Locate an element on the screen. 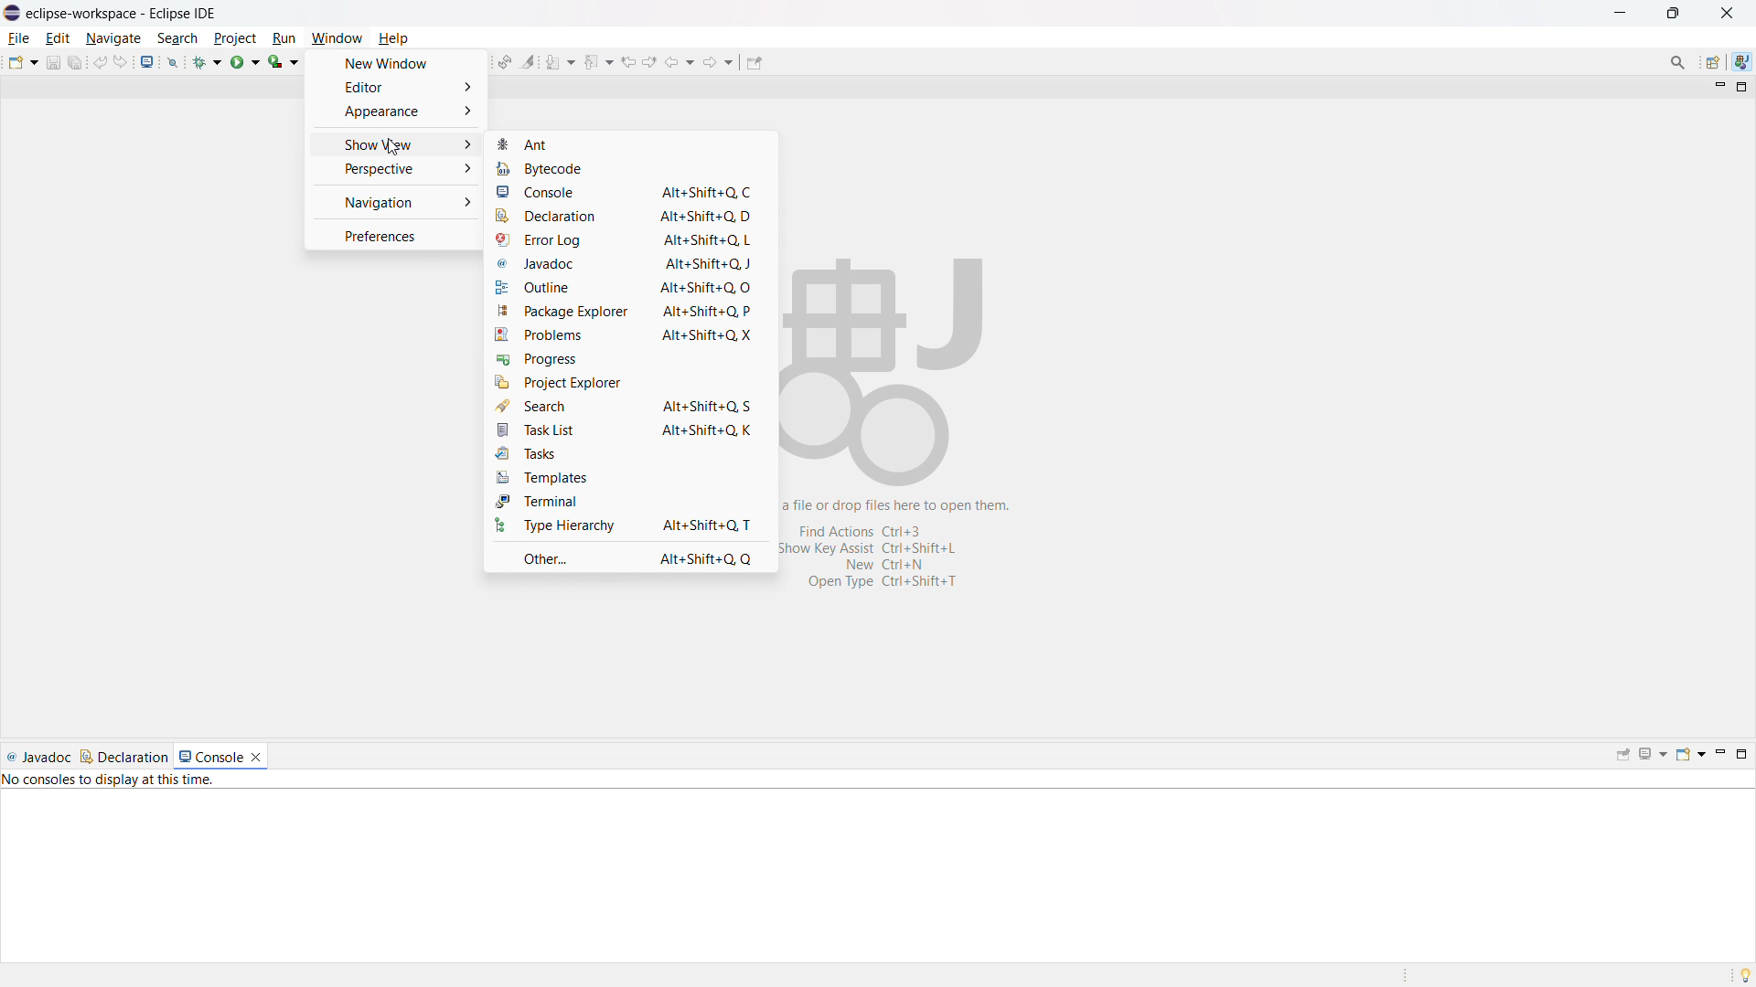 This screenshot has width=1756, height=987. display selected console  is located at coordinates (1653, 756).